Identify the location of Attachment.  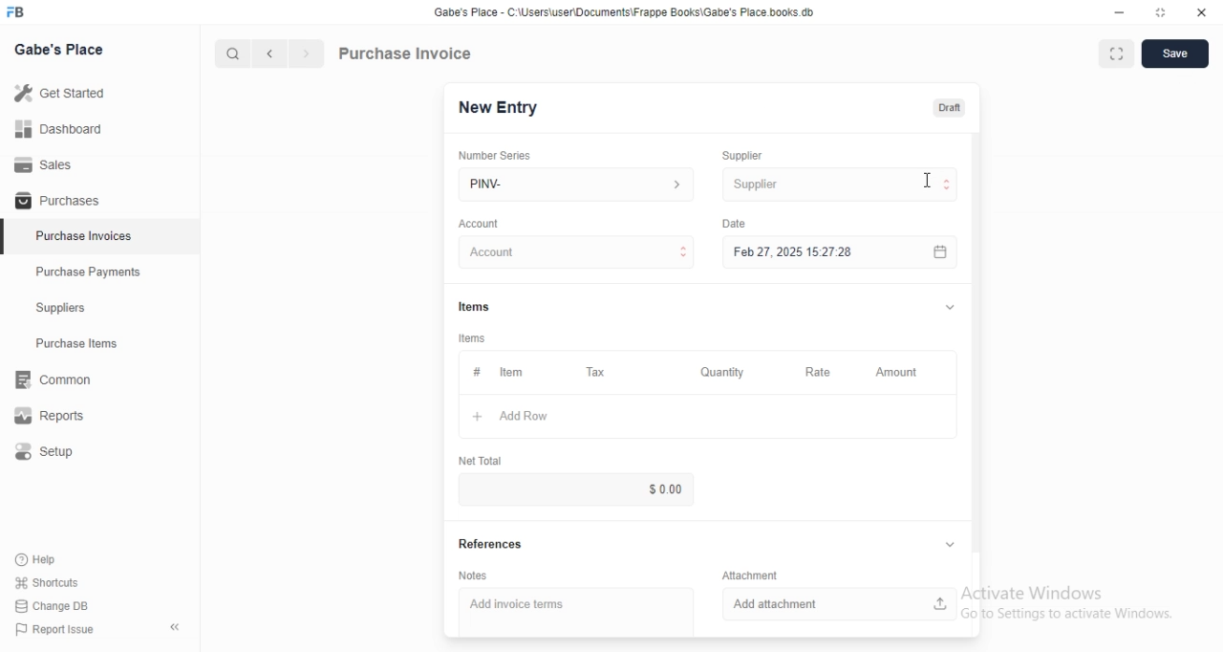
(750, 575).